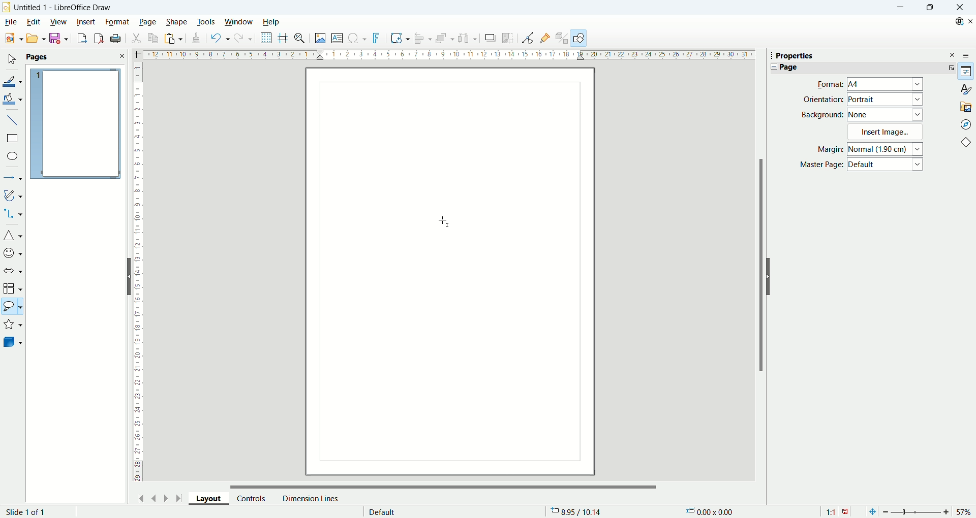 The image size is (976, 518). I want to click on page, so click(75, 124).